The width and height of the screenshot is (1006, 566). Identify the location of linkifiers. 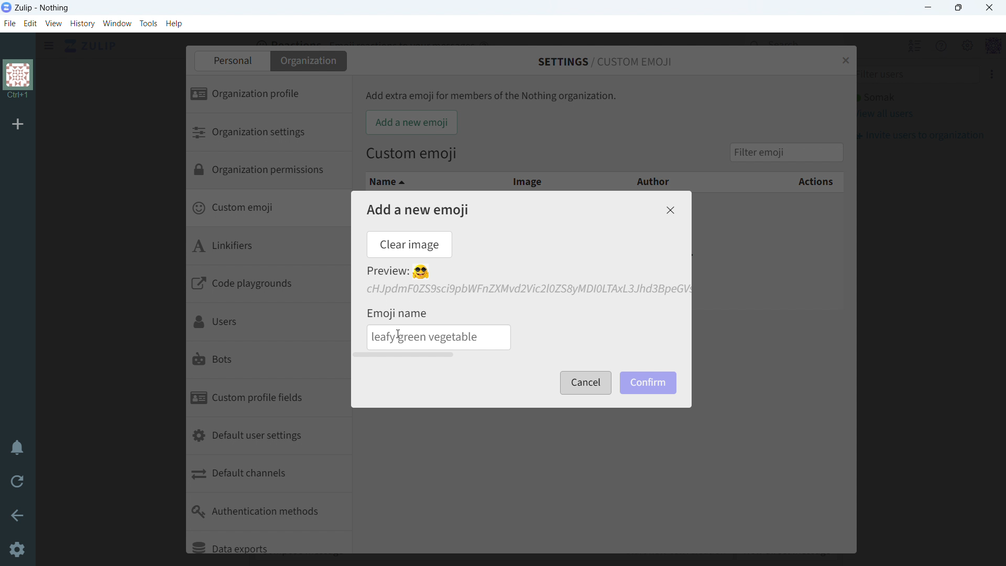
(267, 248).